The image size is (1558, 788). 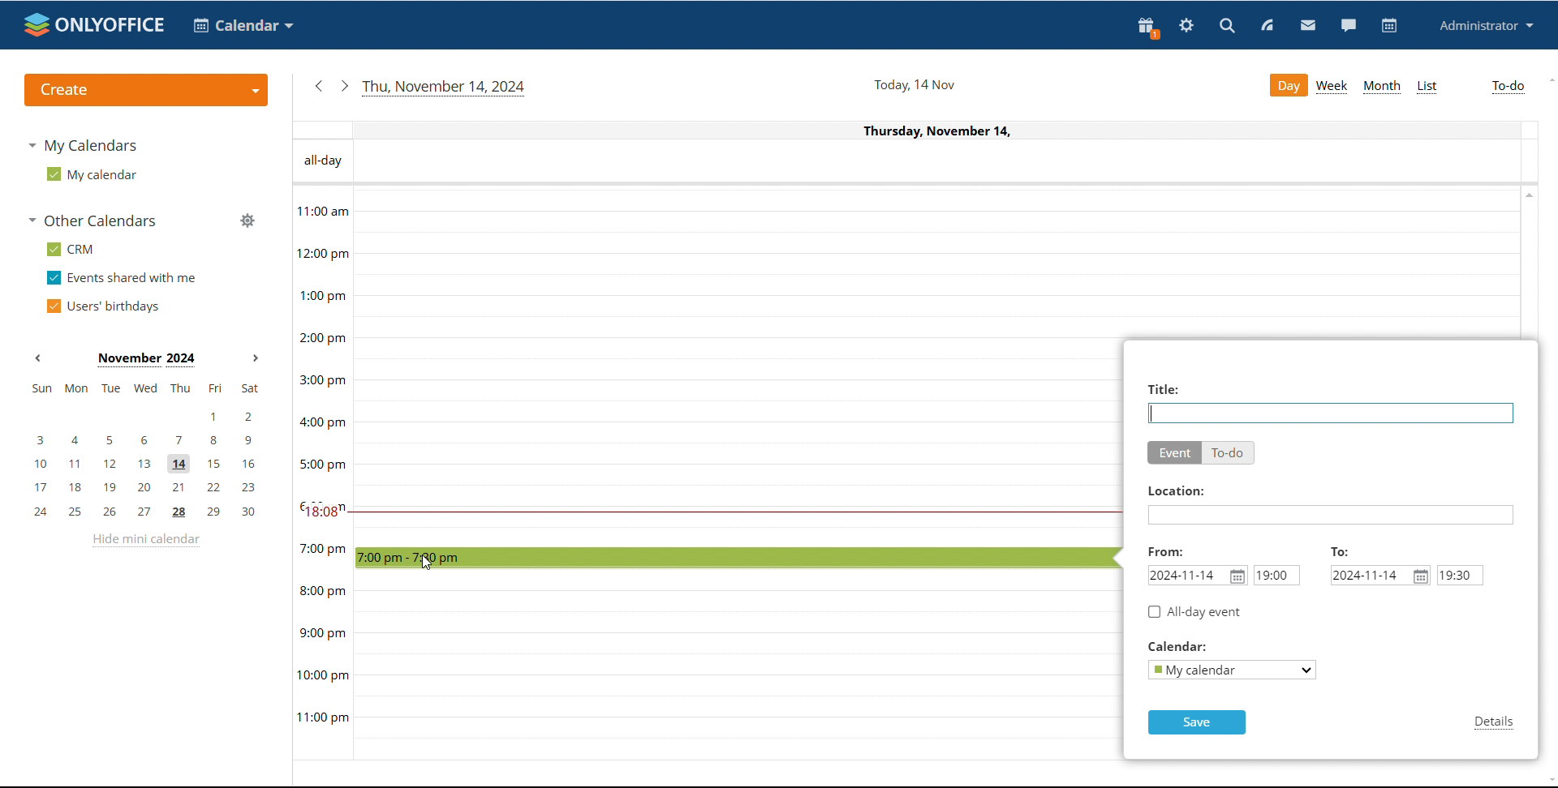 I want to click on present, so click(x=1148, y=28).